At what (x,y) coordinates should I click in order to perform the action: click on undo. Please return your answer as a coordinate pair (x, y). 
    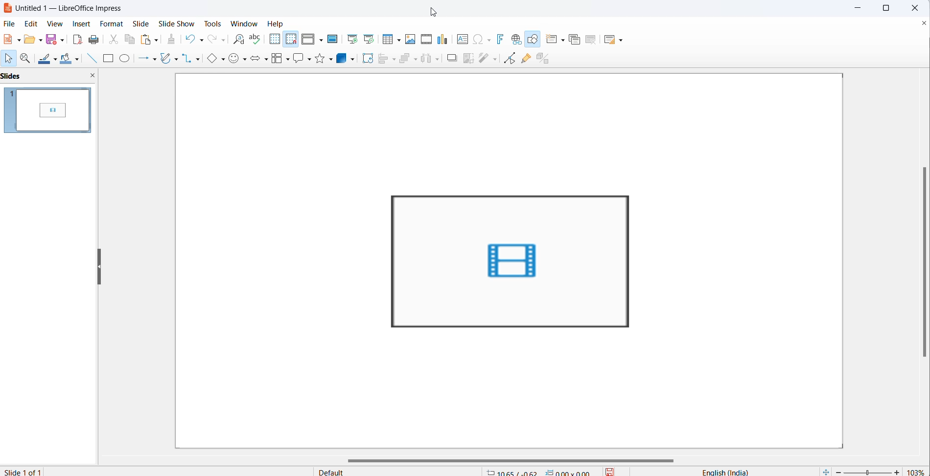
    Looking at the image, I should click on (188, 39).